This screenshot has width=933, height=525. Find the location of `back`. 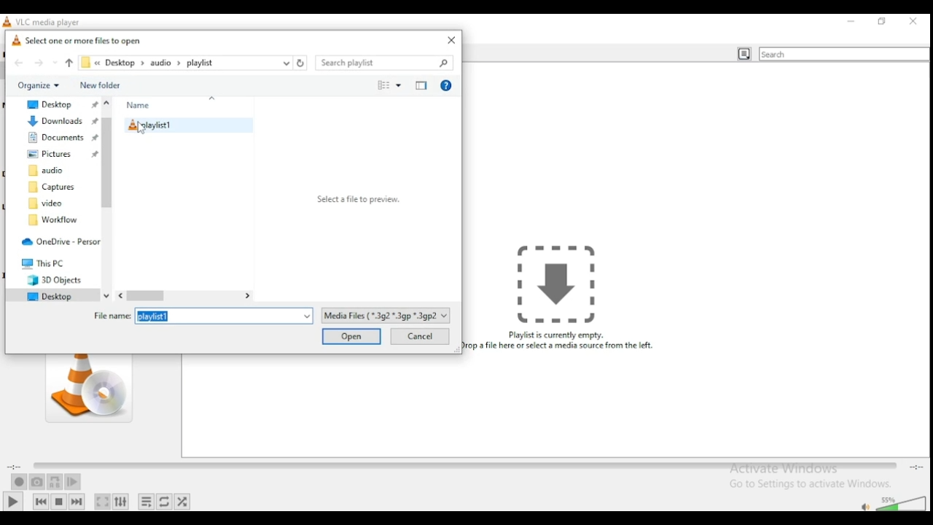

back is located at coordinates (20, 64).